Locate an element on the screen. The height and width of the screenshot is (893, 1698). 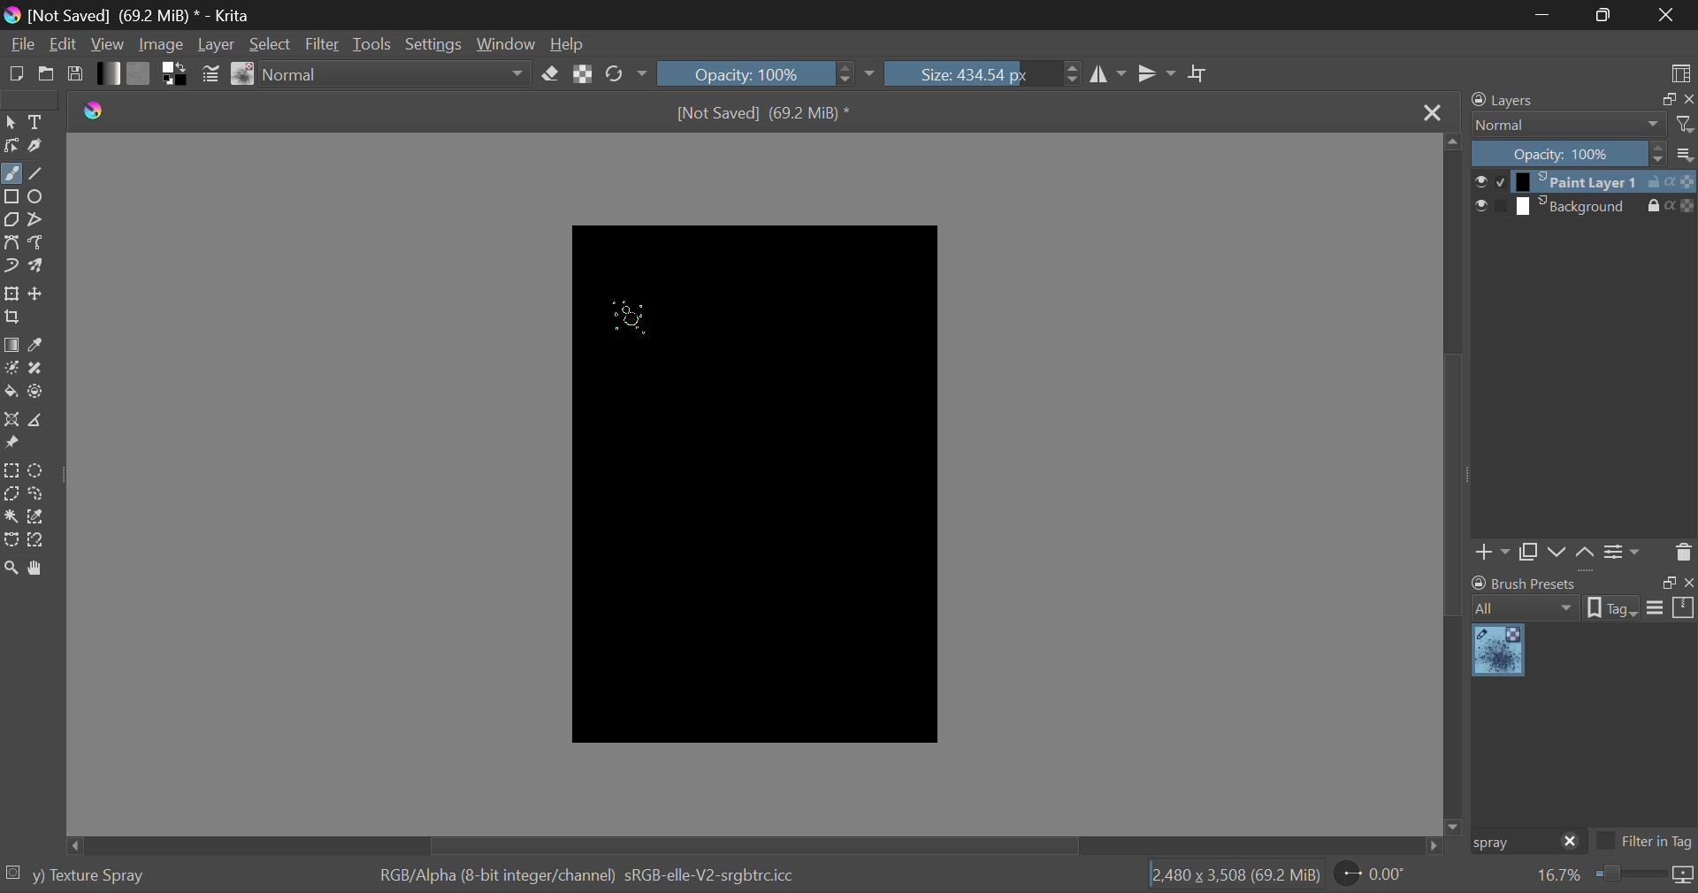
Filter in Tag is located at coordinates (1645, 843).